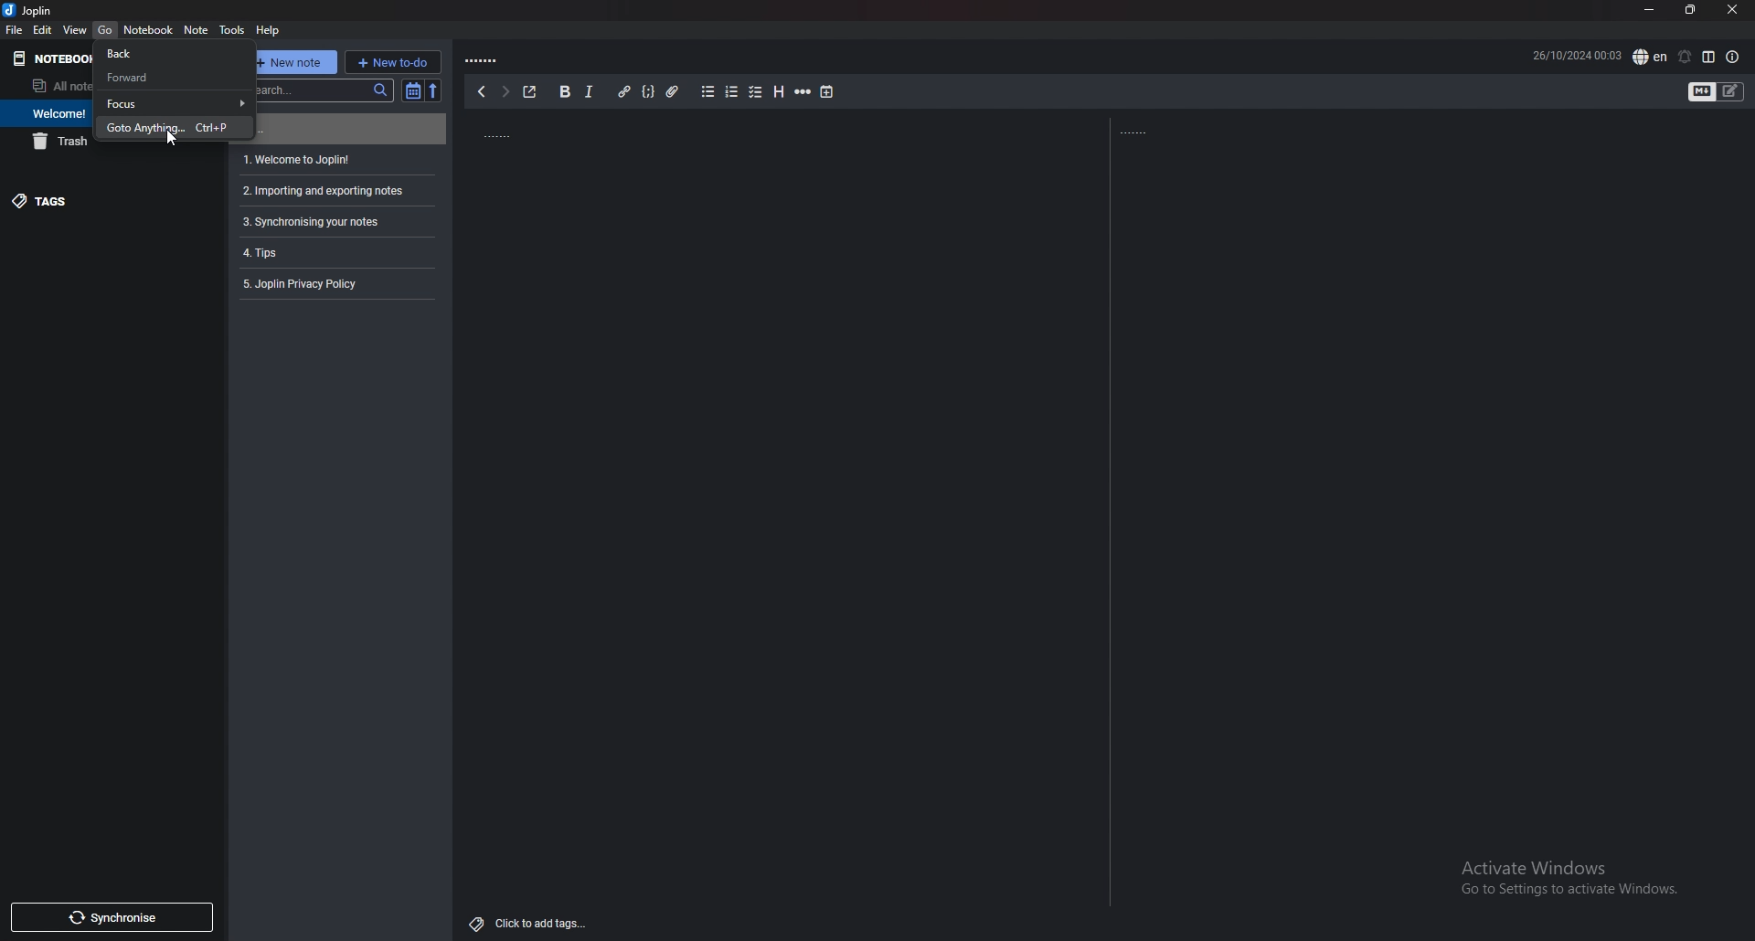 The height and width of the screenshot is (941, 1755). What do you see at coordinates (529, 91) in the screenshot?
I see `toggle external editing` at bounding box center [529, 91].